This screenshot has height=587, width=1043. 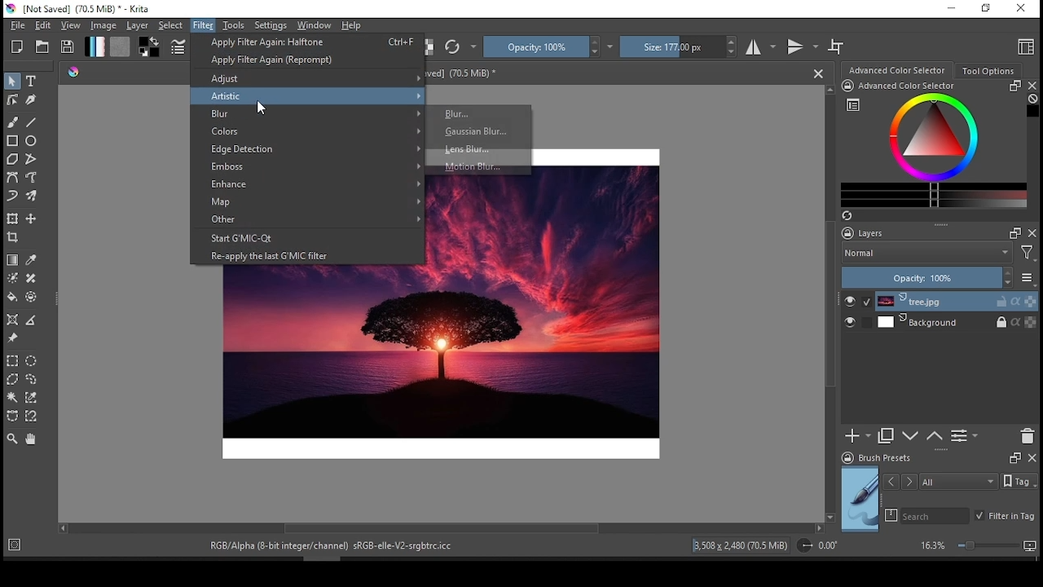 I want to click on bezier path tool, so click(x=13, y=178).